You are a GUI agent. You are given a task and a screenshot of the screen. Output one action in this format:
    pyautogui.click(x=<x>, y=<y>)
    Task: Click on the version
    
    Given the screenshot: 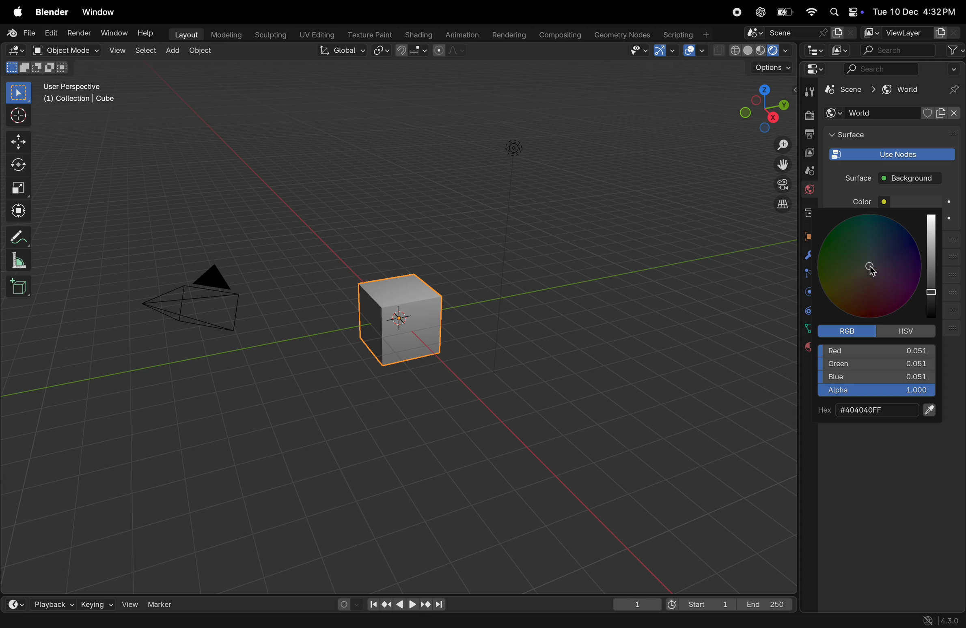 What is the action you would take?
    pyautogui.click(x=945, y=620)
    